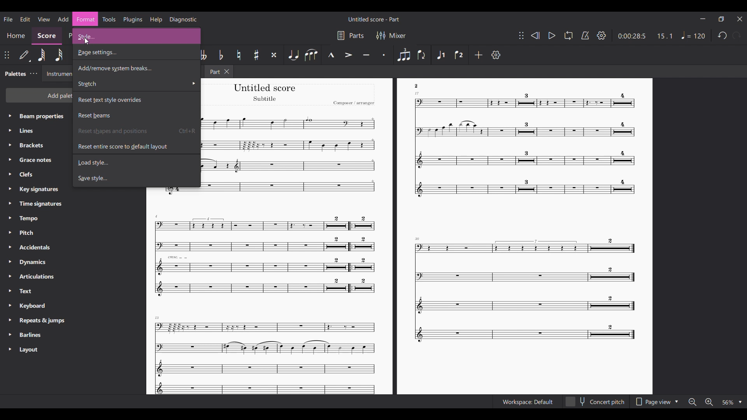  What do you see at coordinates (693, 35) in the screenshot?
I see `Tempo` at bounding box center [693, 35].